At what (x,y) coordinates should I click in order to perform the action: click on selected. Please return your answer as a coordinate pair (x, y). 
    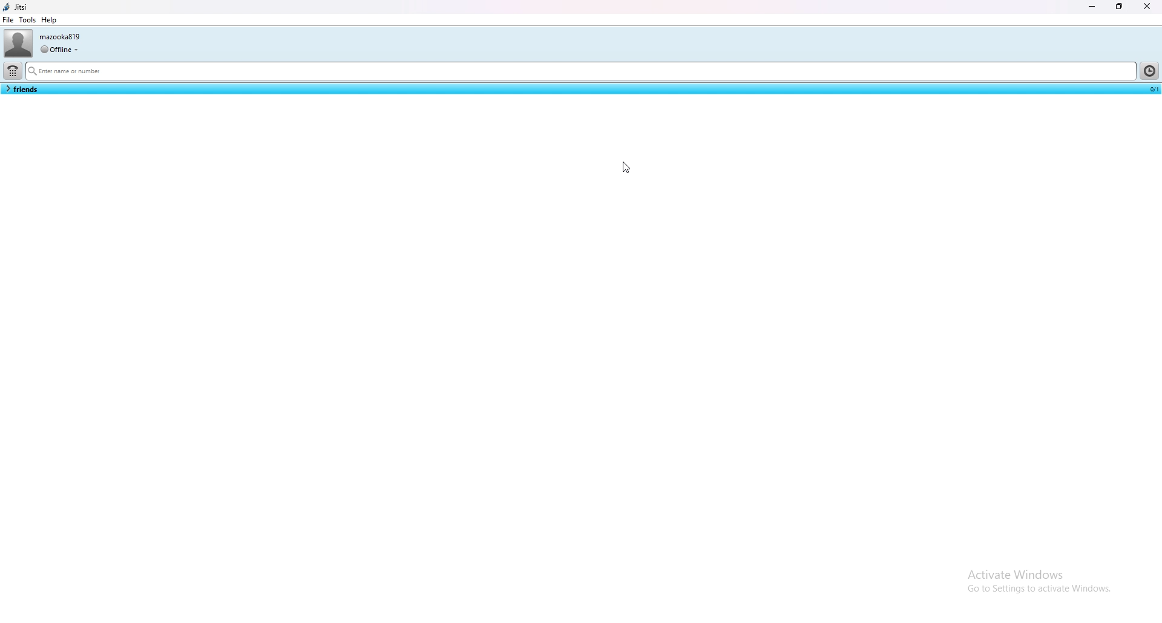
    Looking at the image, I should click on (1152, 88).